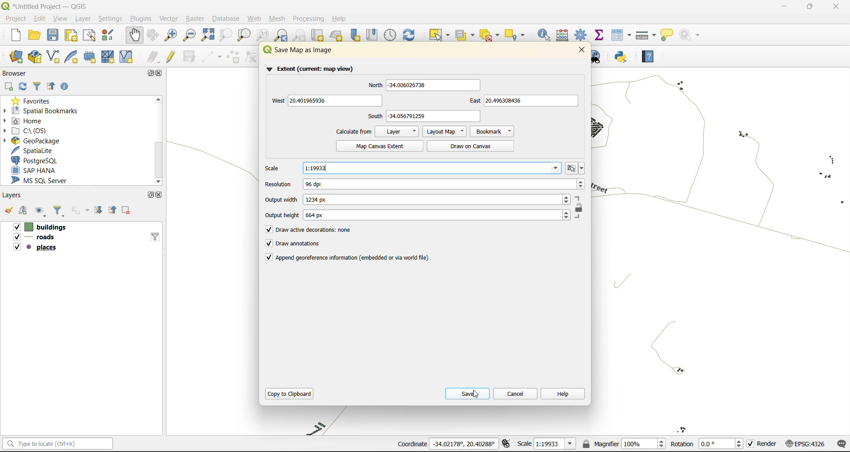 The image size is (850, 452). I want to click on output width, so click(420, 199).